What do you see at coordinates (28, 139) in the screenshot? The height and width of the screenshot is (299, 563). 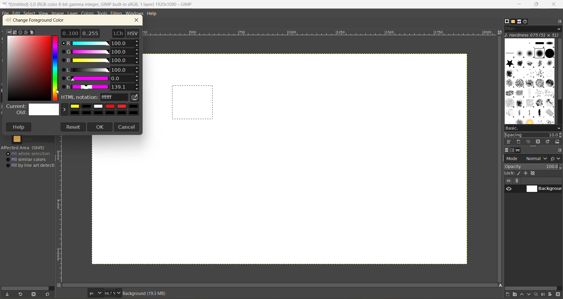 I see `pattern` at bounding box center [28, 139].